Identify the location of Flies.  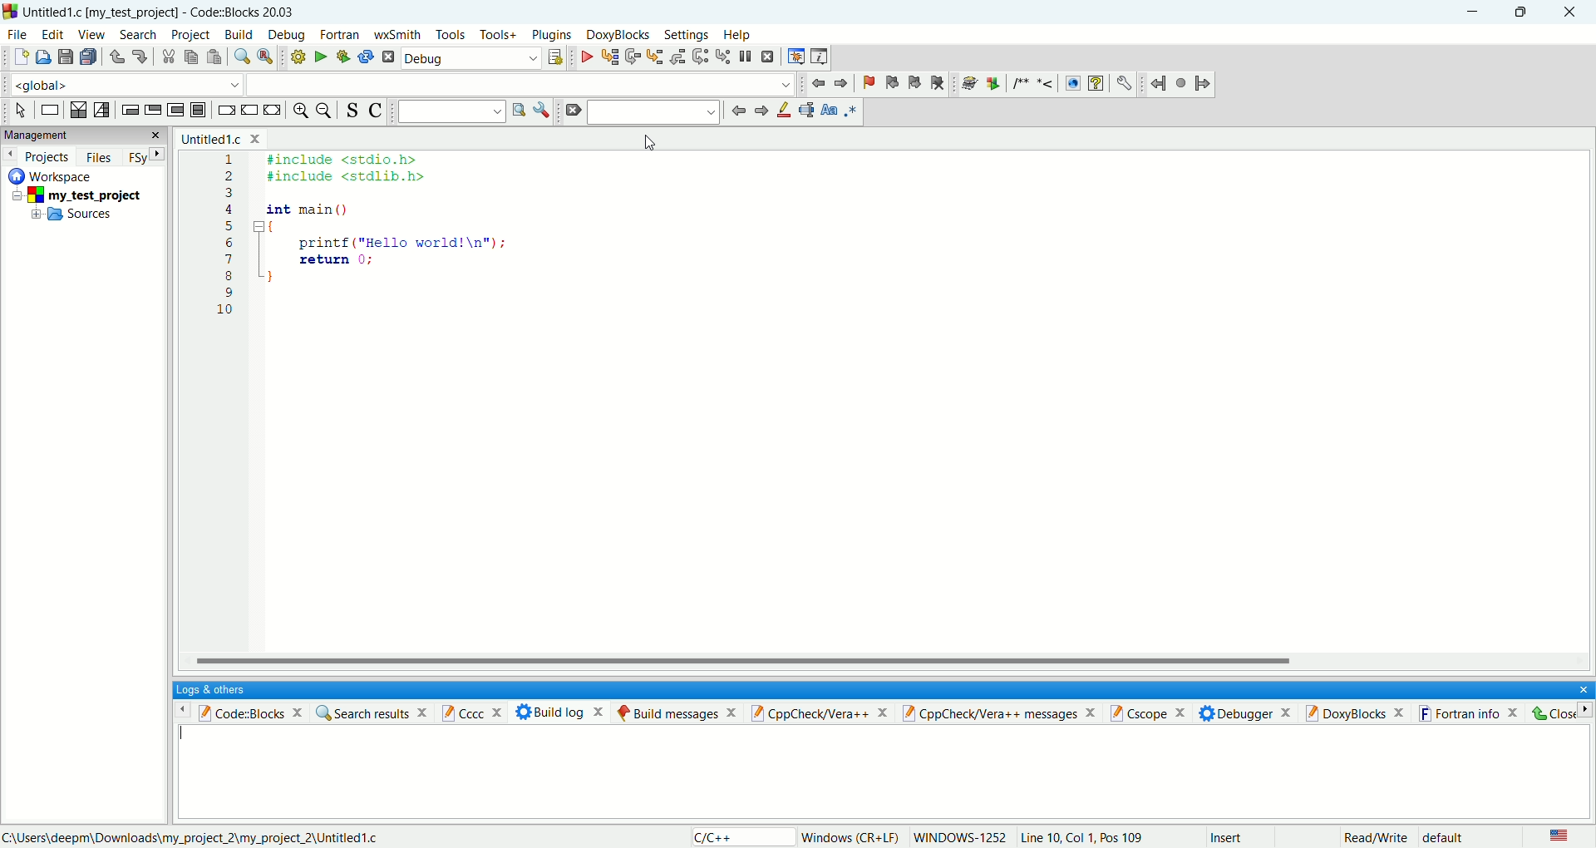
(97, 155).